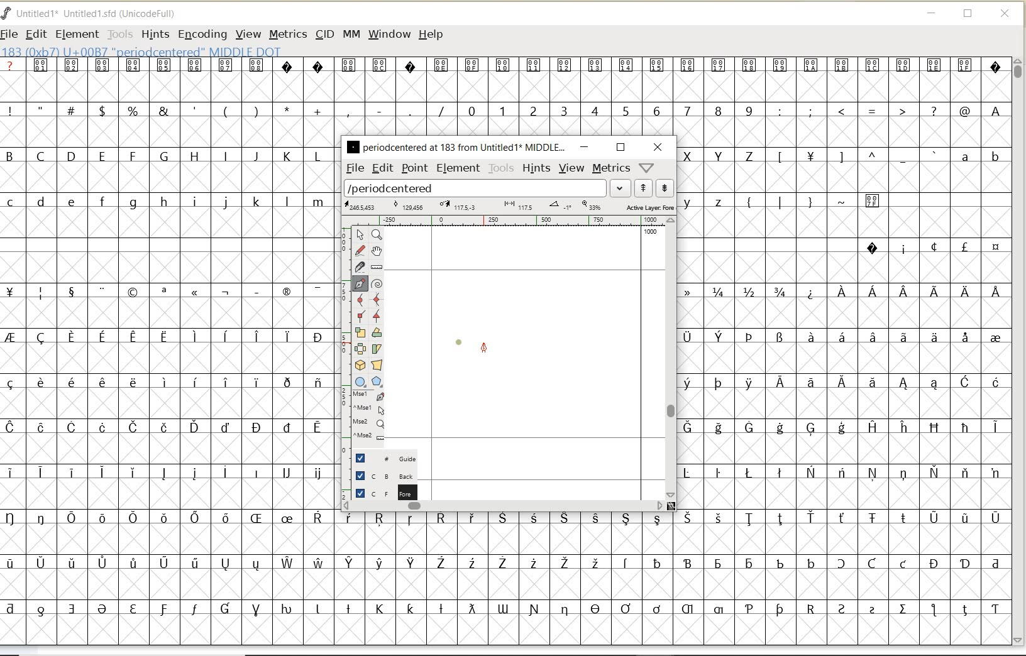  Describe the element at coordinates (351, 35) in the screenshot. I see `MM` at that location.